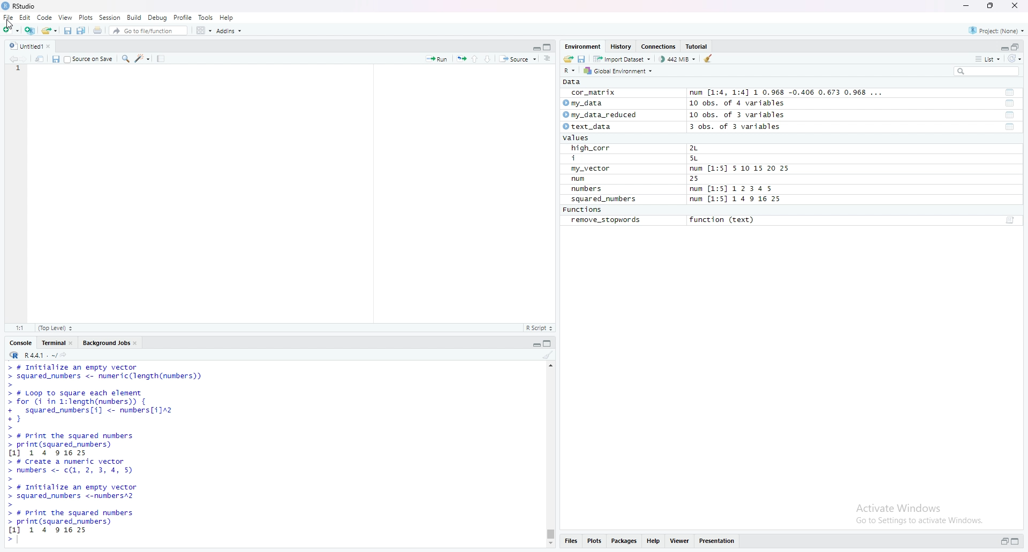 The image size is (1028, 552). Describe the element at coordinates (698, 45) in the screenshot. I see `Tutorials` at that location.